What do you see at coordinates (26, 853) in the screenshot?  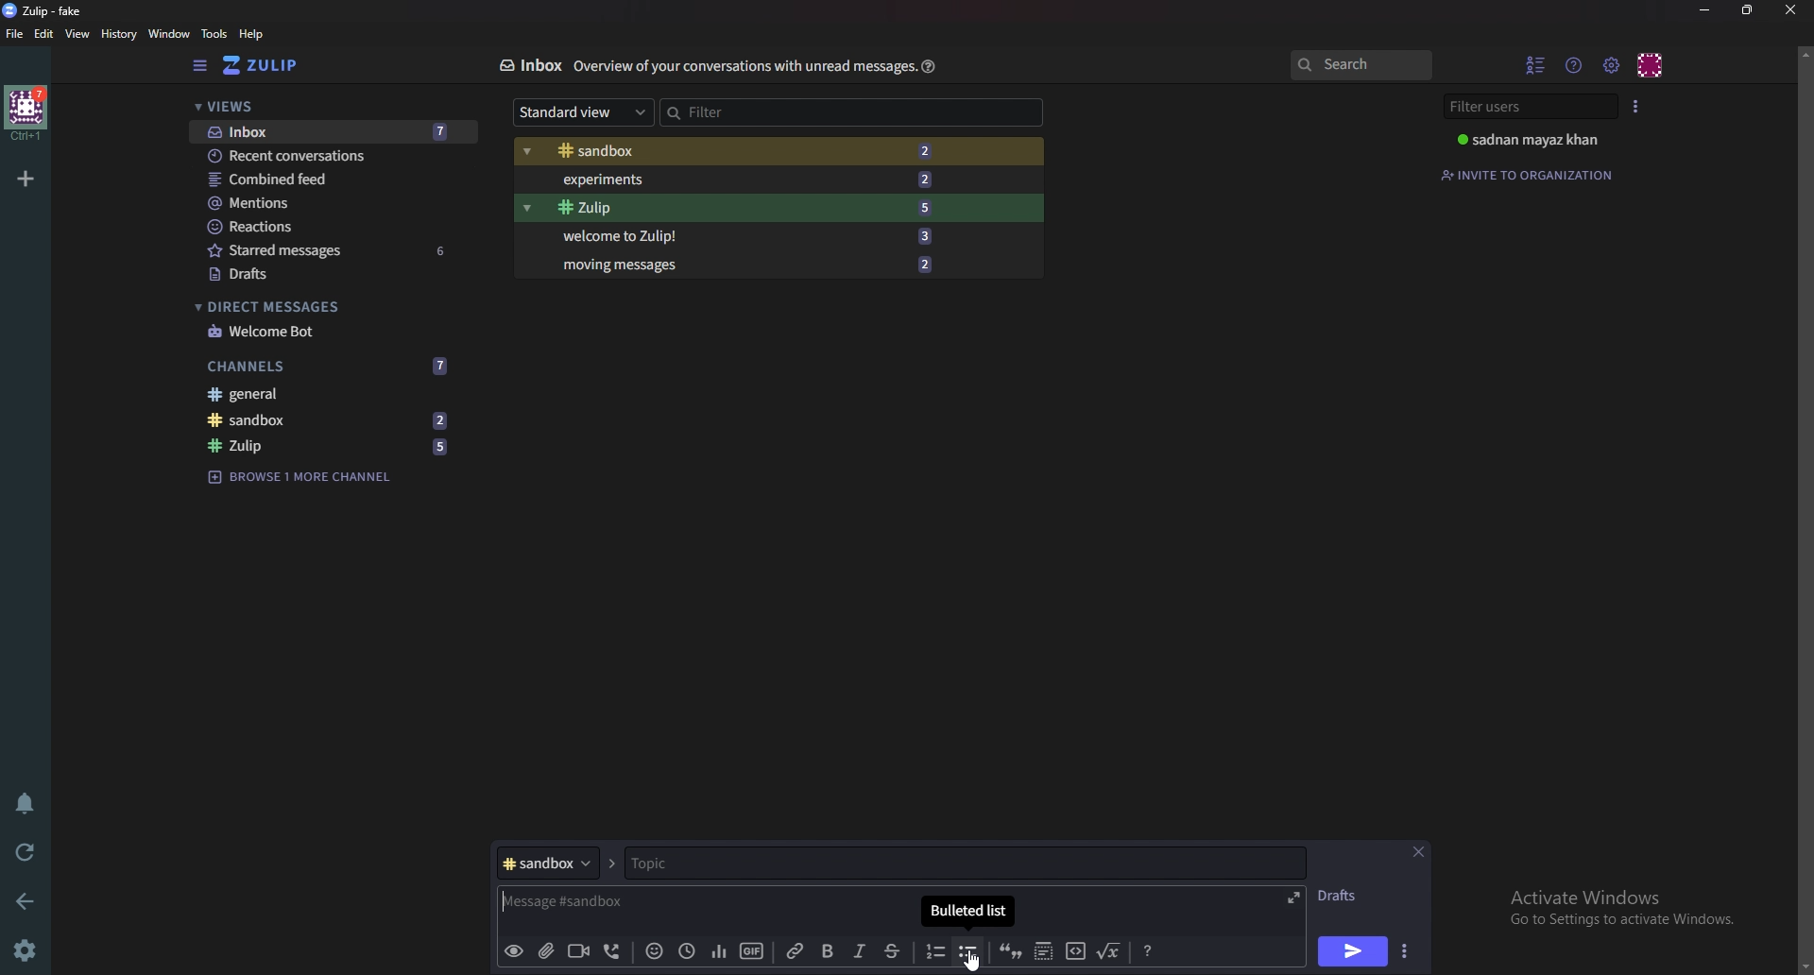 I see `Reload` at bounding box center [26, 853].